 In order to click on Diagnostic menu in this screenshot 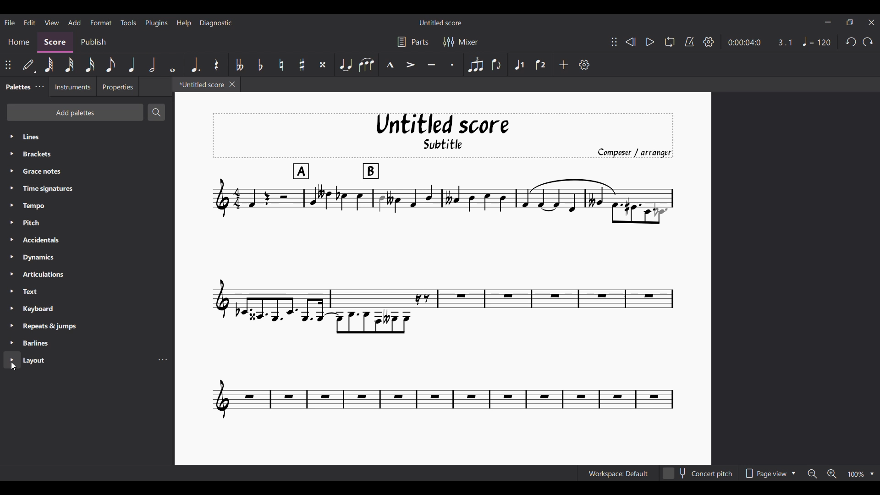, I will do `click(216, 23)`.